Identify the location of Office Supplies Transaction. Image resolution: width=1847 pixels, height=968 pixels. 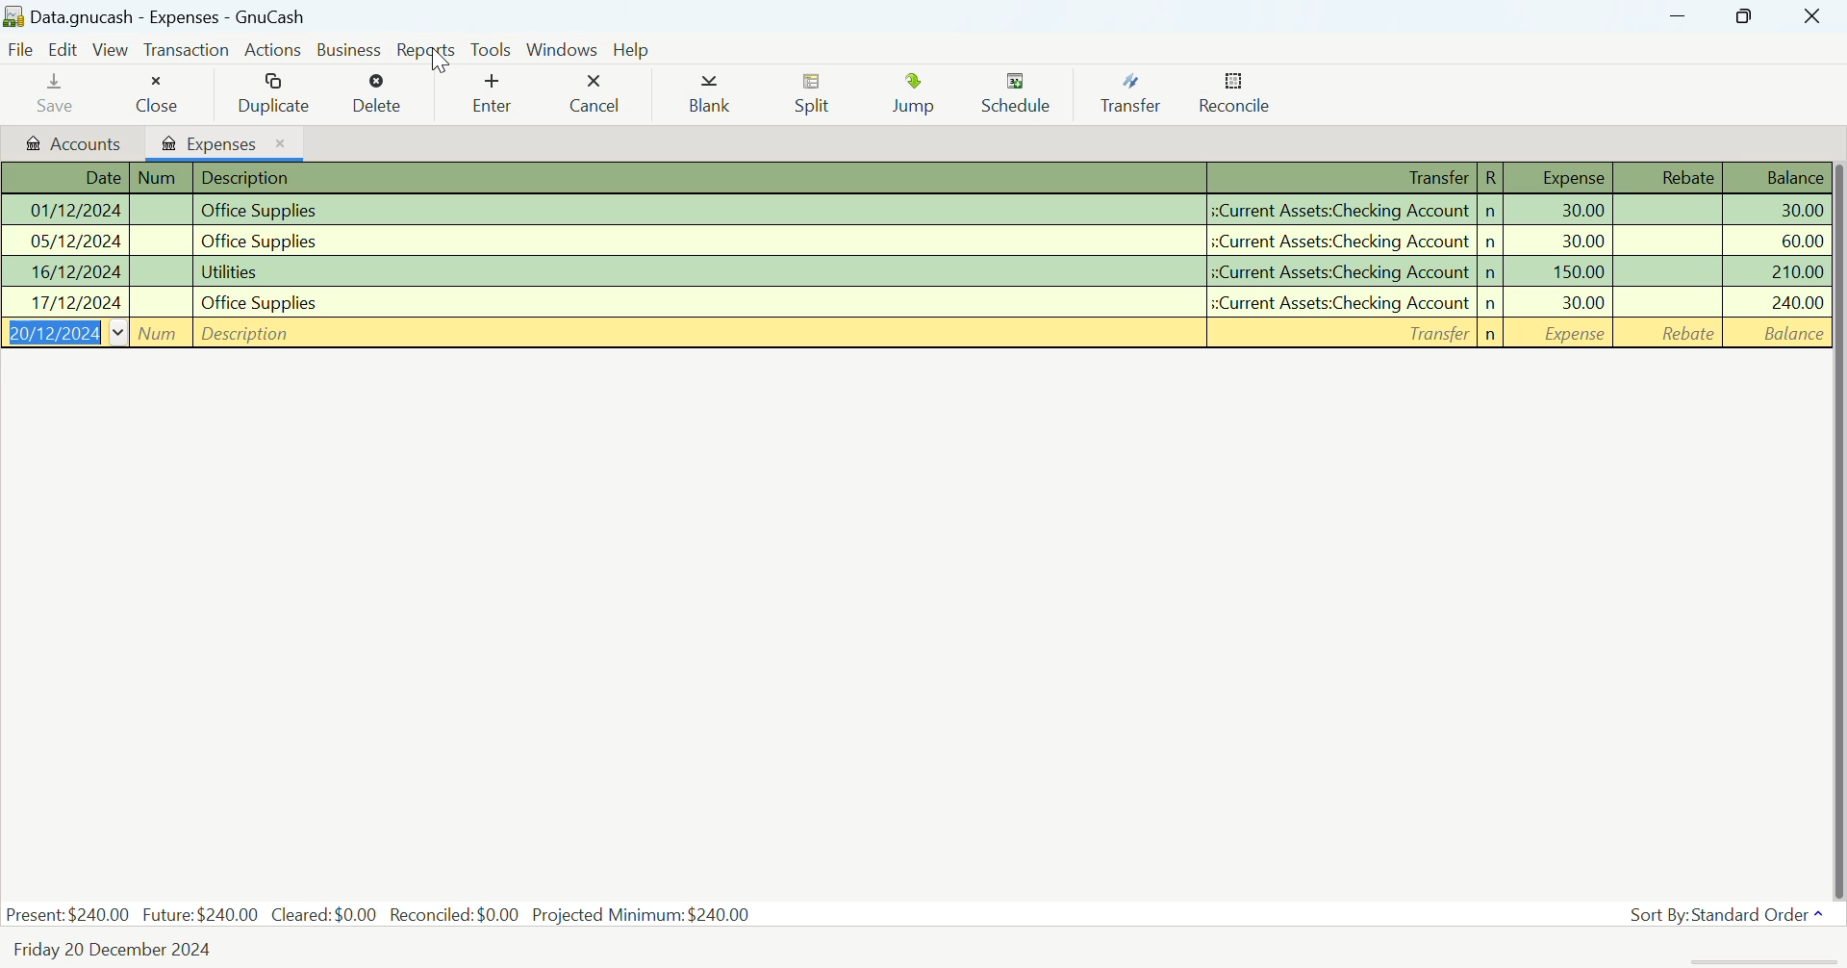
(914, 302).